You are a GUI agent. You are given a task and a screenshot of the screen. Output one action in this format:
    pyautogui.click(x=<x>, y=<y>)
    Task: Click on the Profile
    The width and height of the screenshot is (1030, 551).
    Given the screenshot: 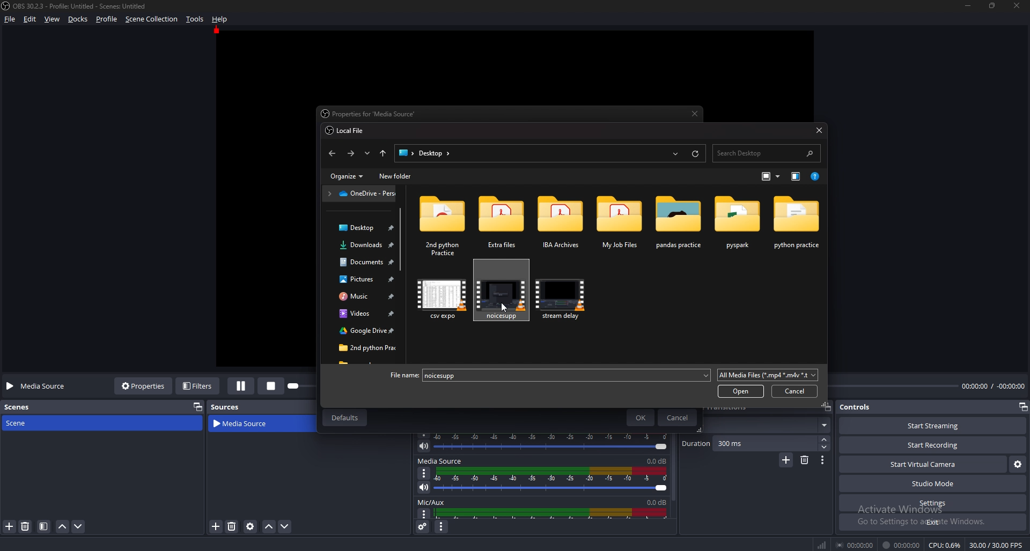 What is the action you would take?
    pyautogui.click(x=106, y=19)
    